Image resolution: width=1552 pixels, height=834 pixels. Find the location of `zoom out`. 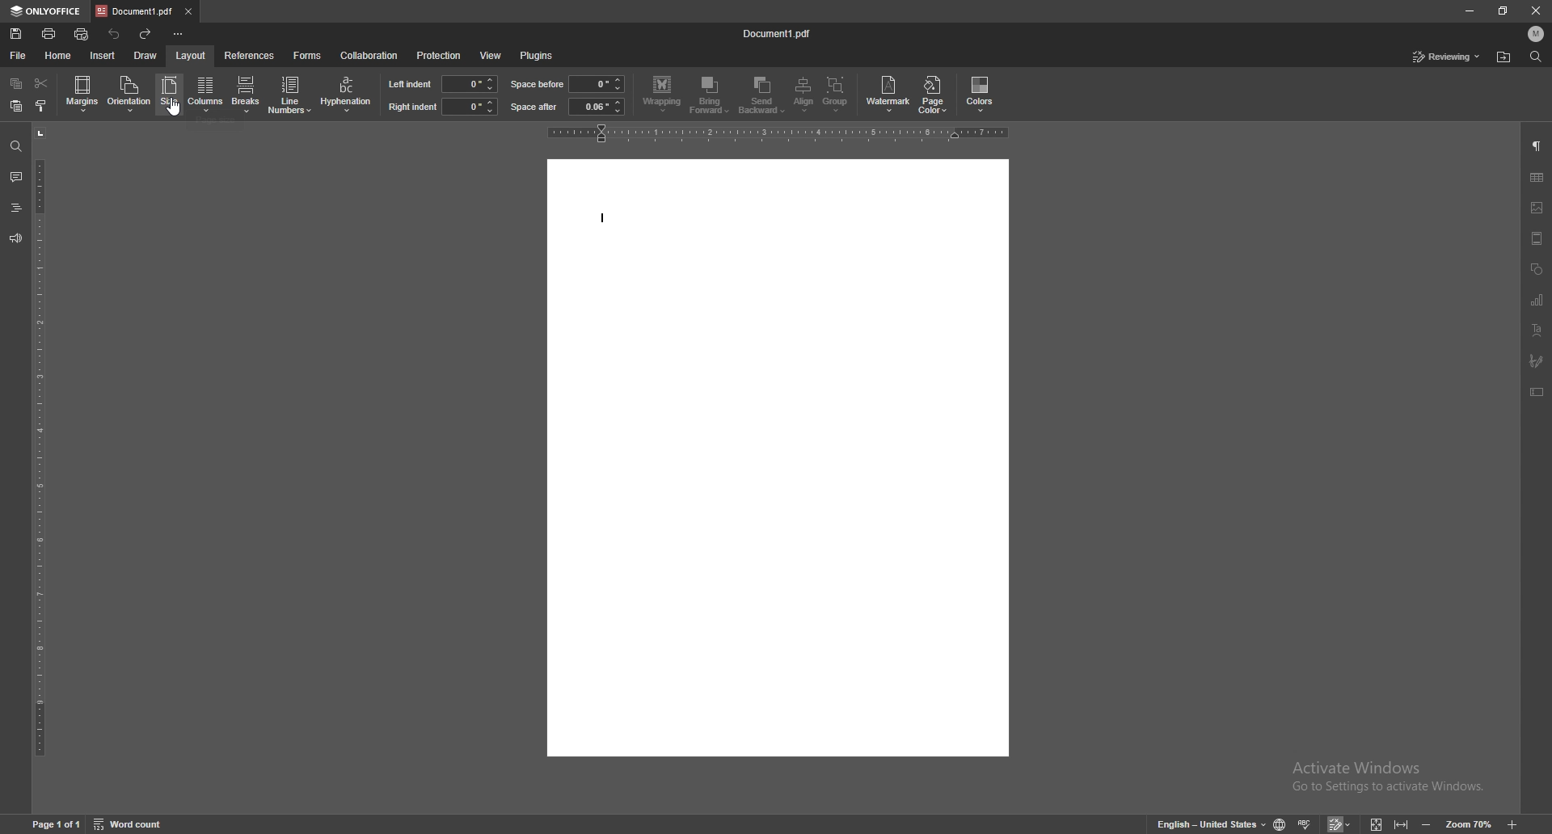

zoom out is located at coordinates (1427, 824).